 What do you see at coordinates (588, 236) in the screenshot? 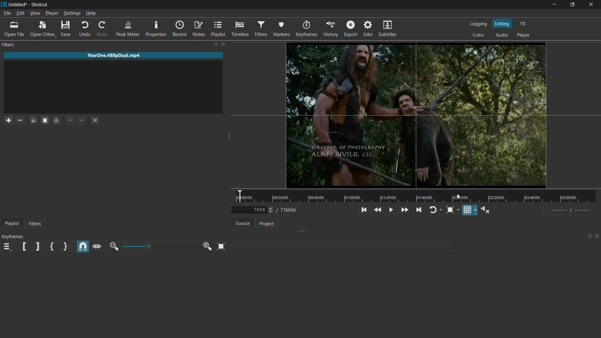
I see `change layout` at bounding box center [588, 236].